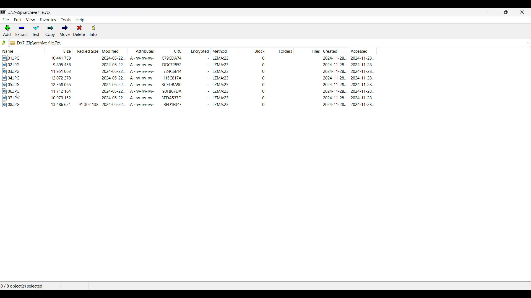 Image resolution: width=531 pixels, height=298 pixels. What do you see at coordinates (61, 84) in the screenshot?
I see `size` at bounding box center [61, 84].